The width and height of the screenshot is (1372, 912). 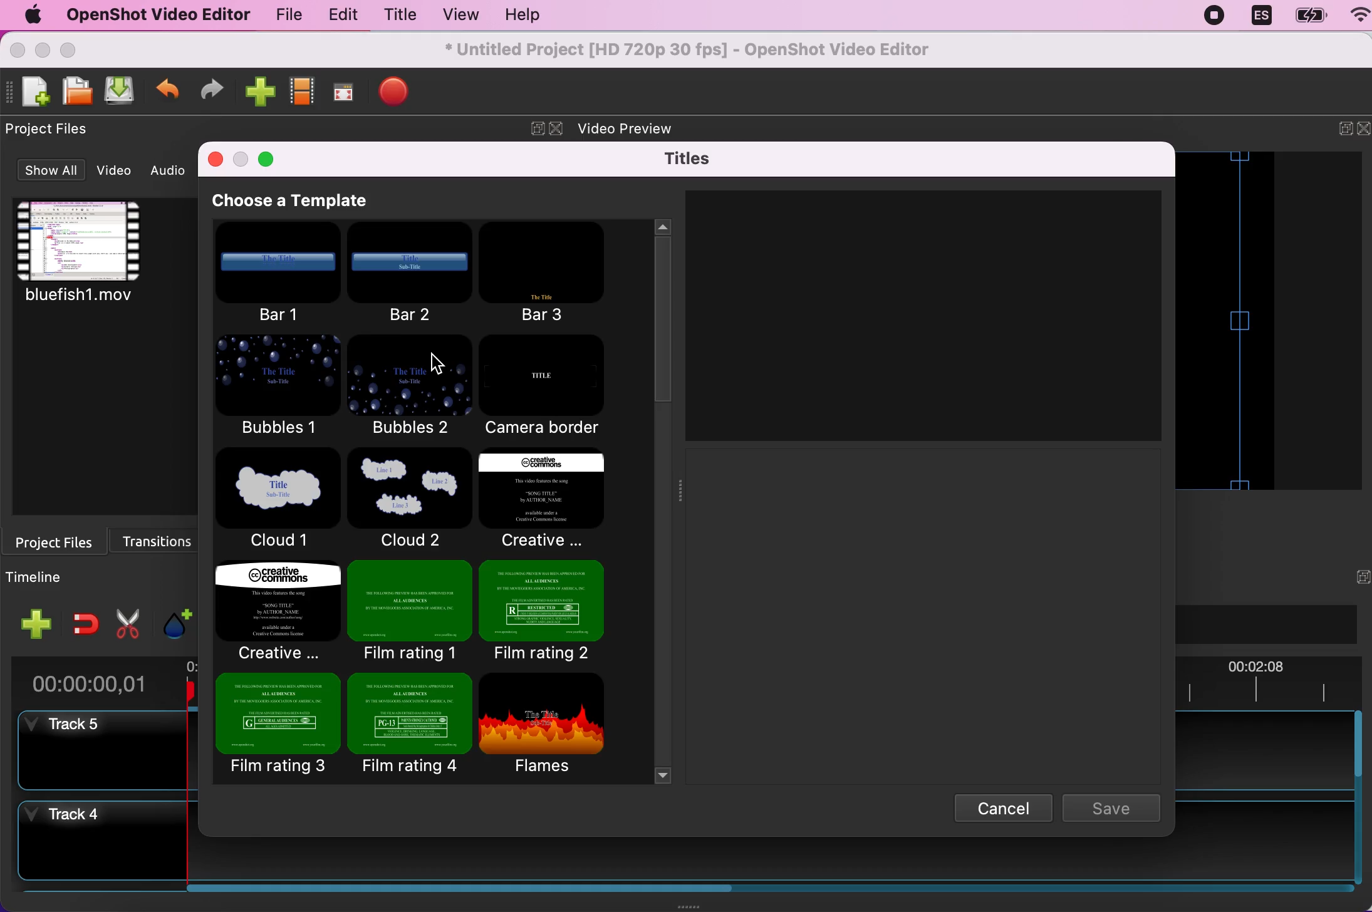 What do you see at coordinates (216, 162) in the screenshot?
I see `close` at bounding box center [216, 162].